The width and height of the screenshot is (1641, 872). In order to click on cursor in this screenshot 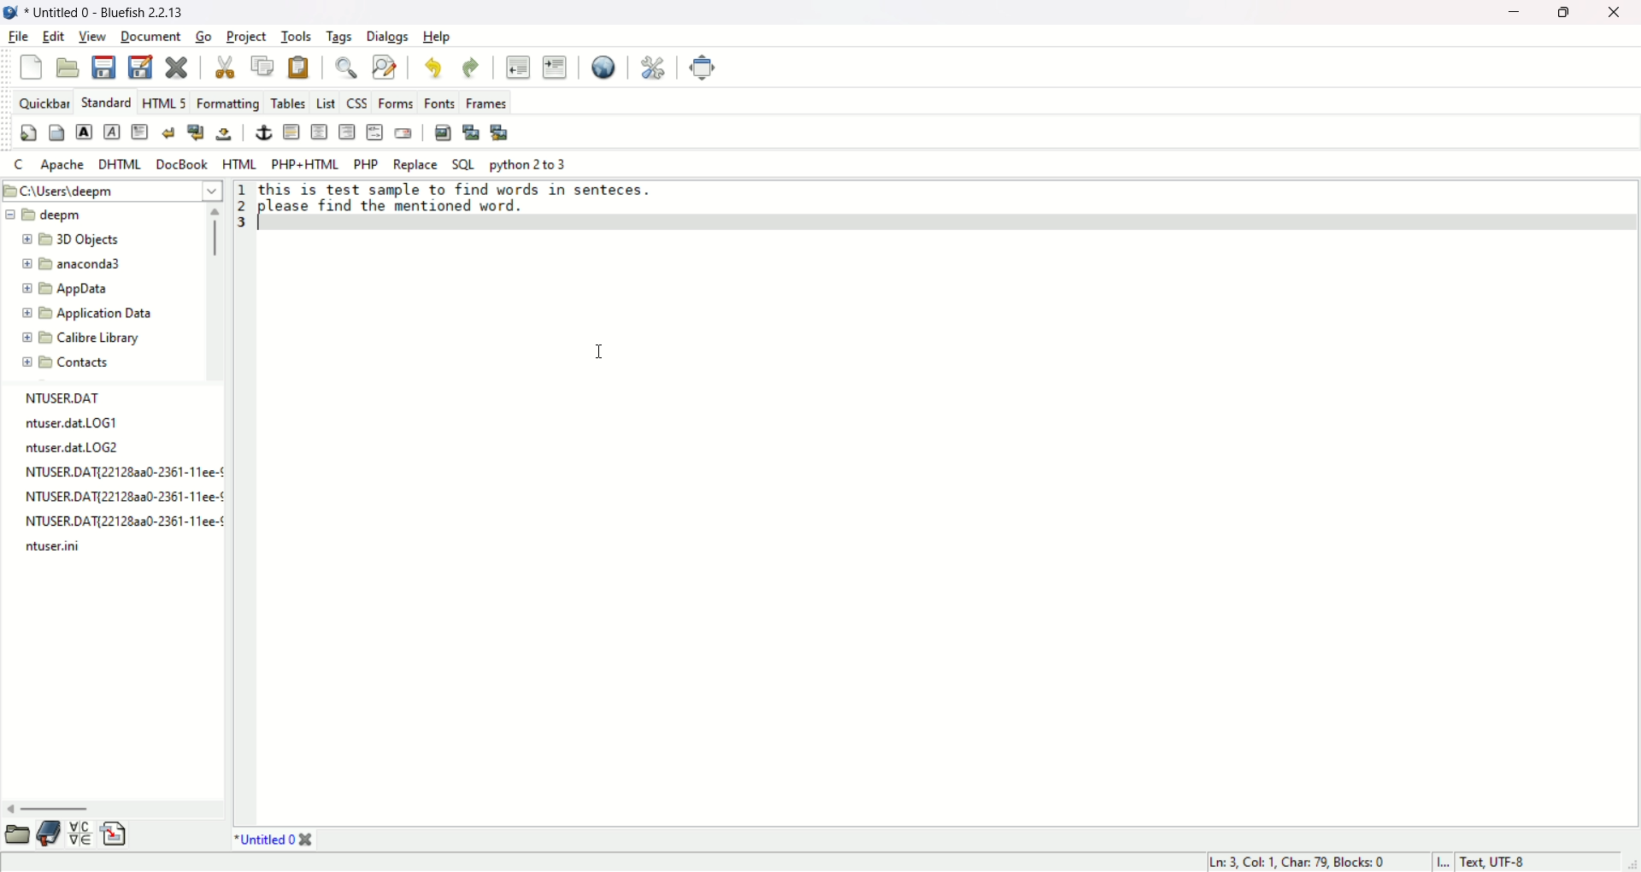, I will do `click(602, 349)`.